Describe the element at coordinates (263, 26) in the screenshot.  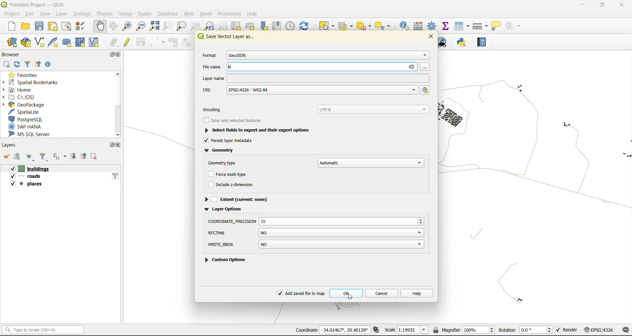
I see `new spatial bookmarks` at that location.